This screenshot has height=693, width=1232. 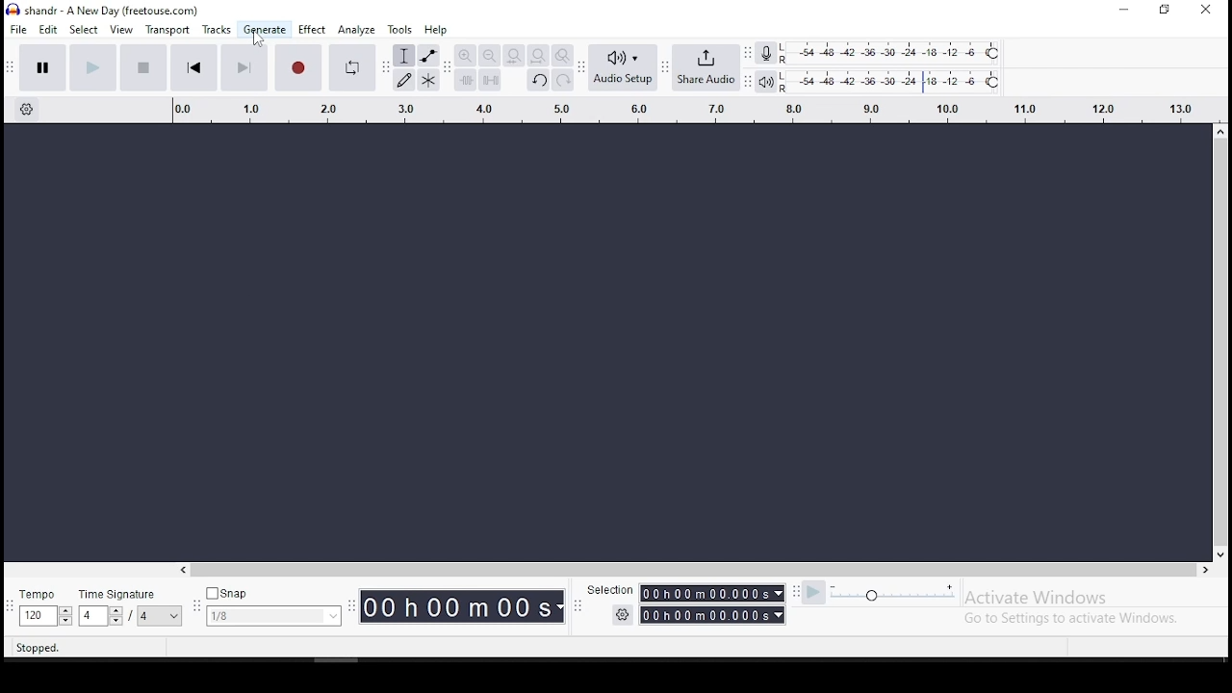 I want to click on view, so click(x=120, y=30).